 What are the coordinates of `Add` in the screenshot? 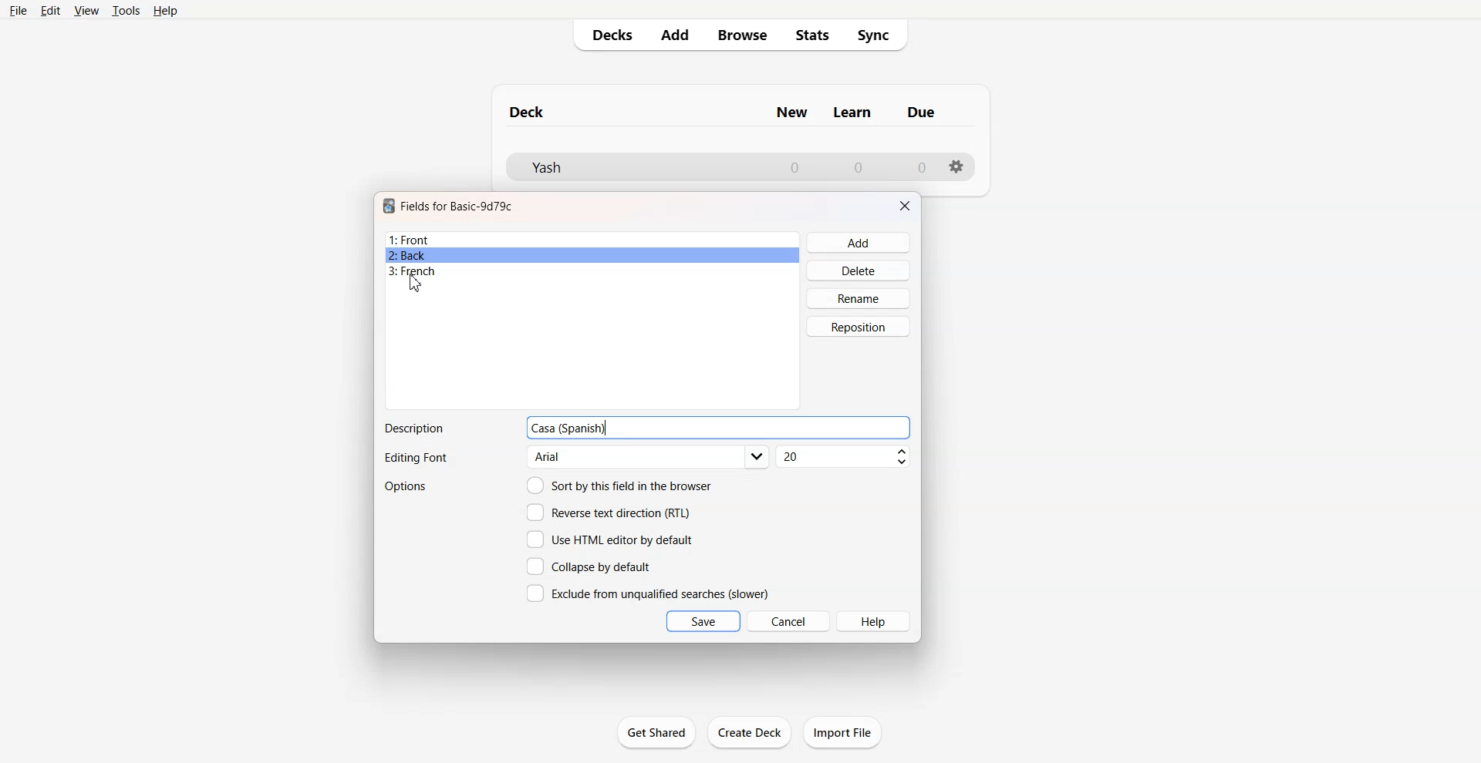 It's located at (673, 35).